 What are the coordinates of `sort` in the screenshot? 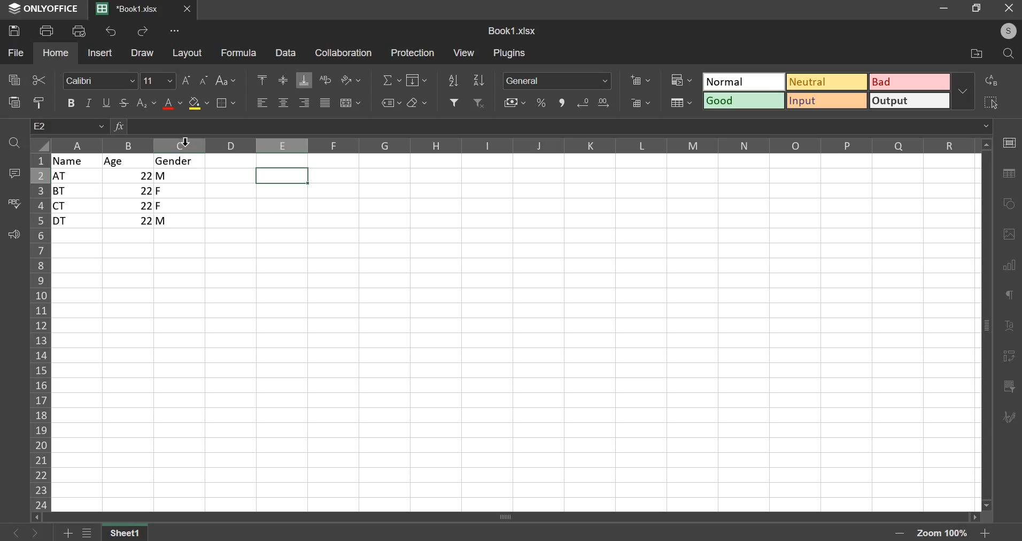 It's located at (479, 80).